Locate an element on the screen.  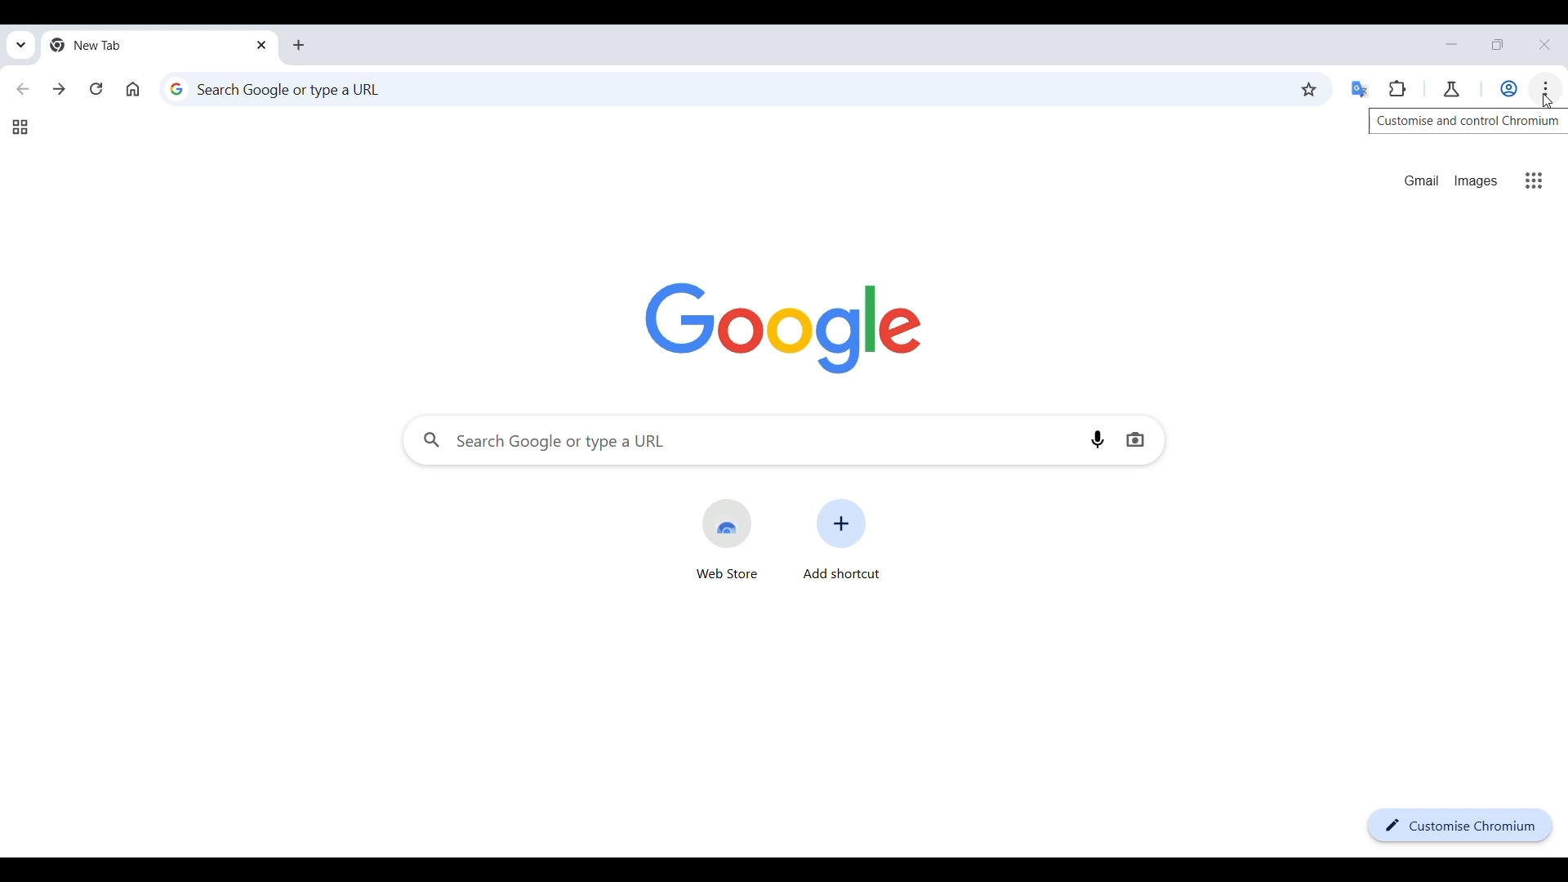
Work is located at coordinates (1509, 88).